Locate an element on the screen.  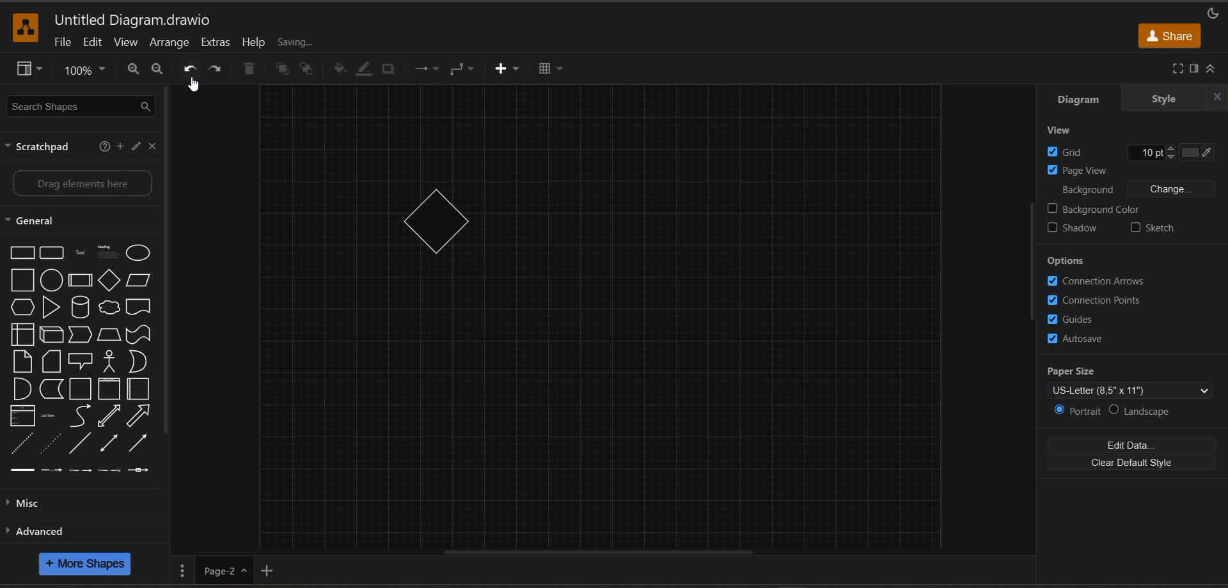
Hexagon is located at coordinates (22, 307).